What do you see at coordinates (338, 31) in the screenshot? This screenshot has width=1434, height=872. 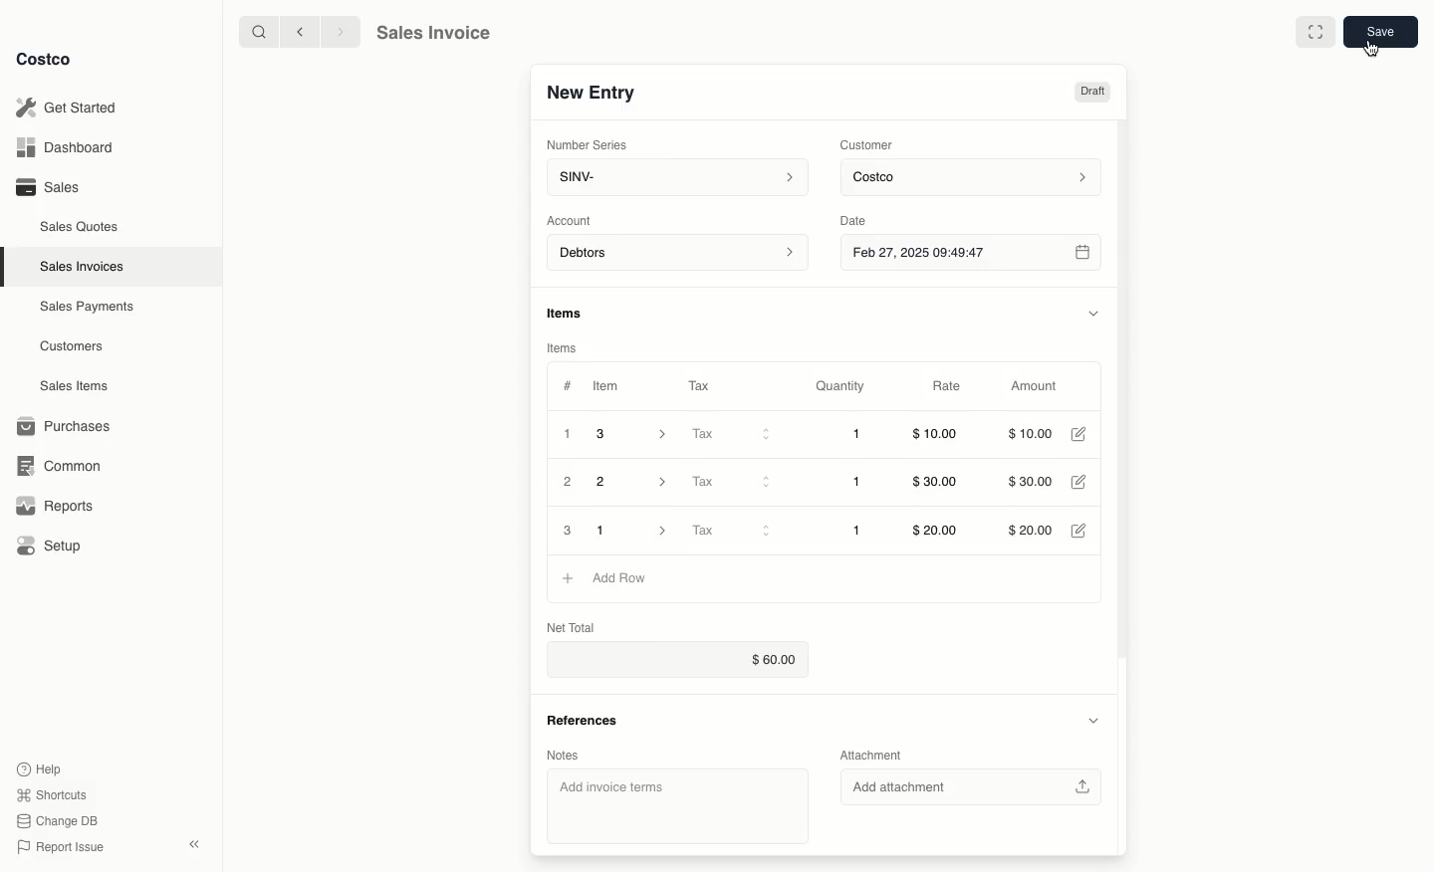 I see `forward` at bounding box center [338, 31].